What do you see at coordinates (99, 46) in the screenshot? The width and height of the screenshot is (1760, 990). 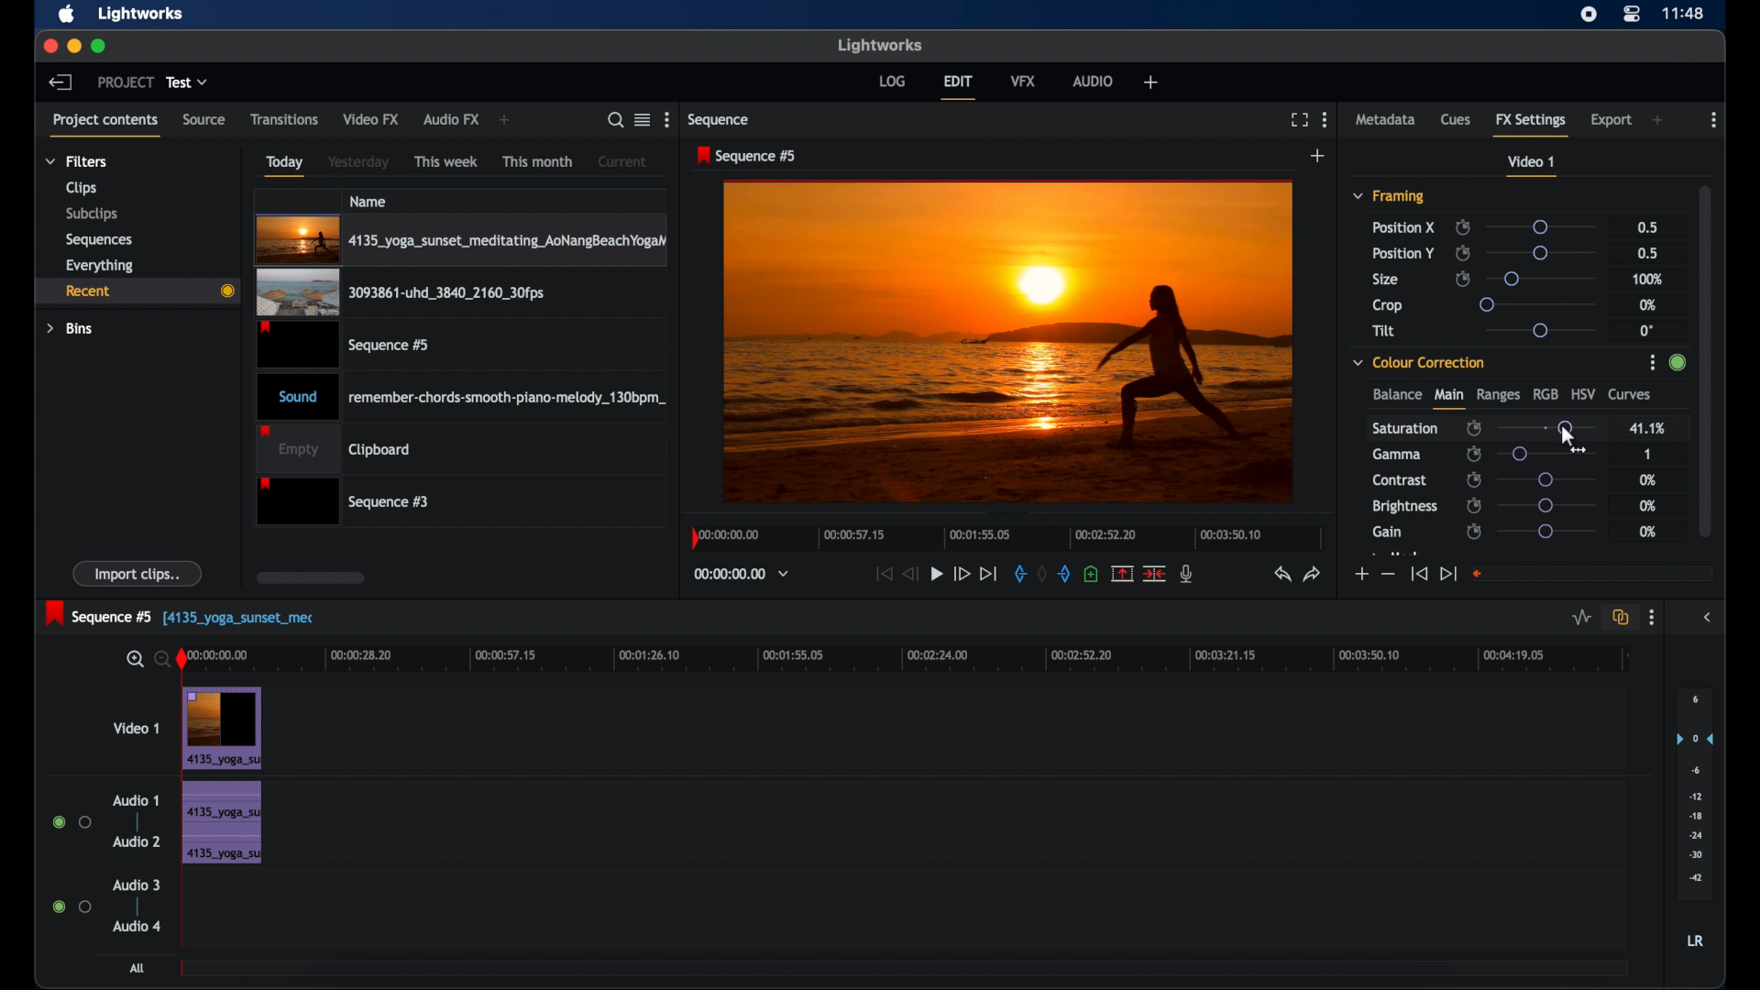 I see `maximize` at bounding box center [99, 46].